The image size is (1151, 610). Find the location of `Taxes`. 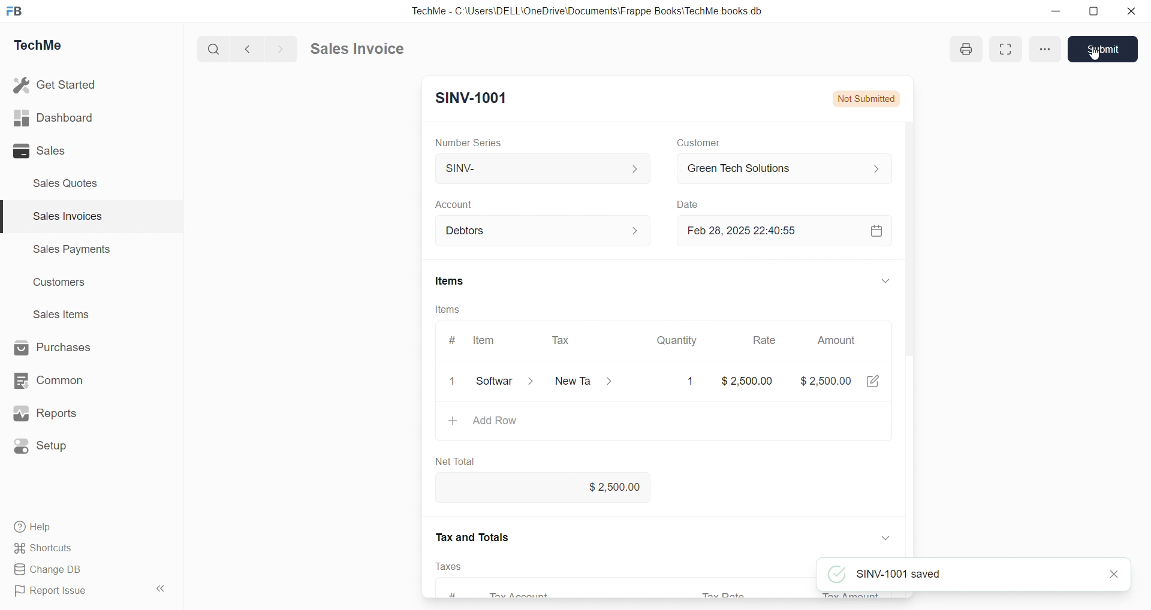

Taxes is located at coordinates (449, 567).